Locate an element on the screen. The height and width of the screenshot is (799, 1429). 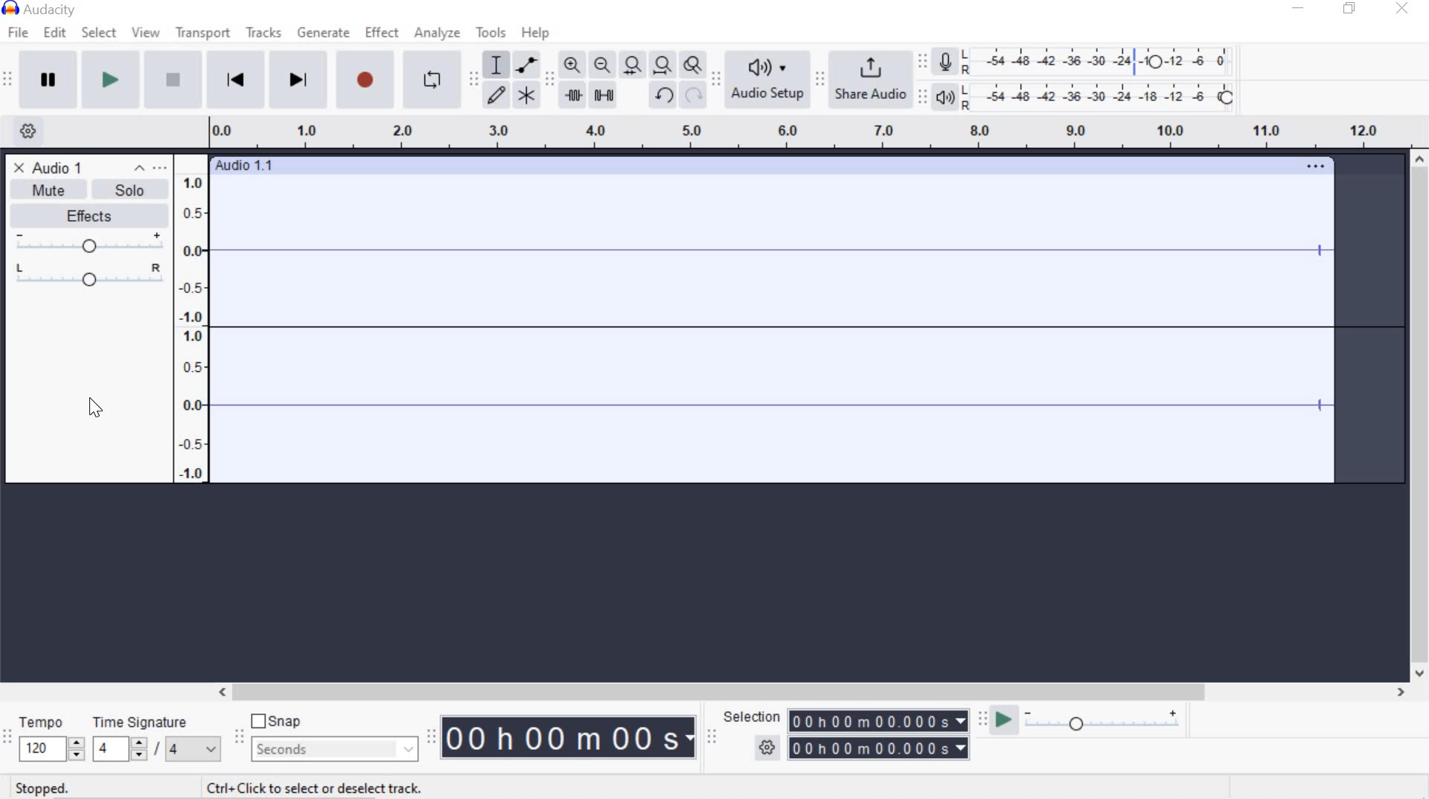
EFFECTS is located at coordinates (86, 214).